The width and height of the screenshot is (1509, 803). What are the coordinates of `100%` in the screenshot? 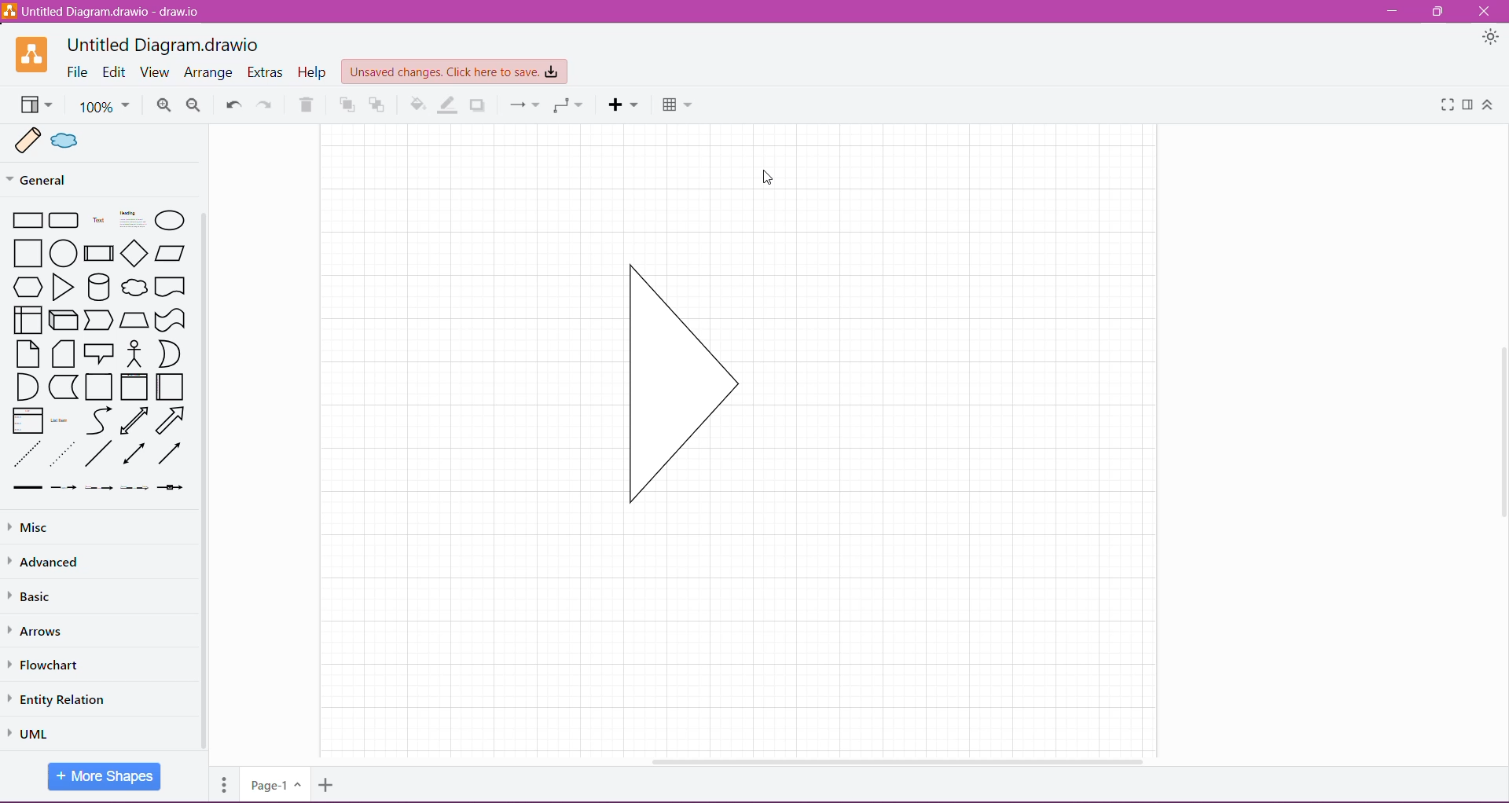 It's located at (105, 107).